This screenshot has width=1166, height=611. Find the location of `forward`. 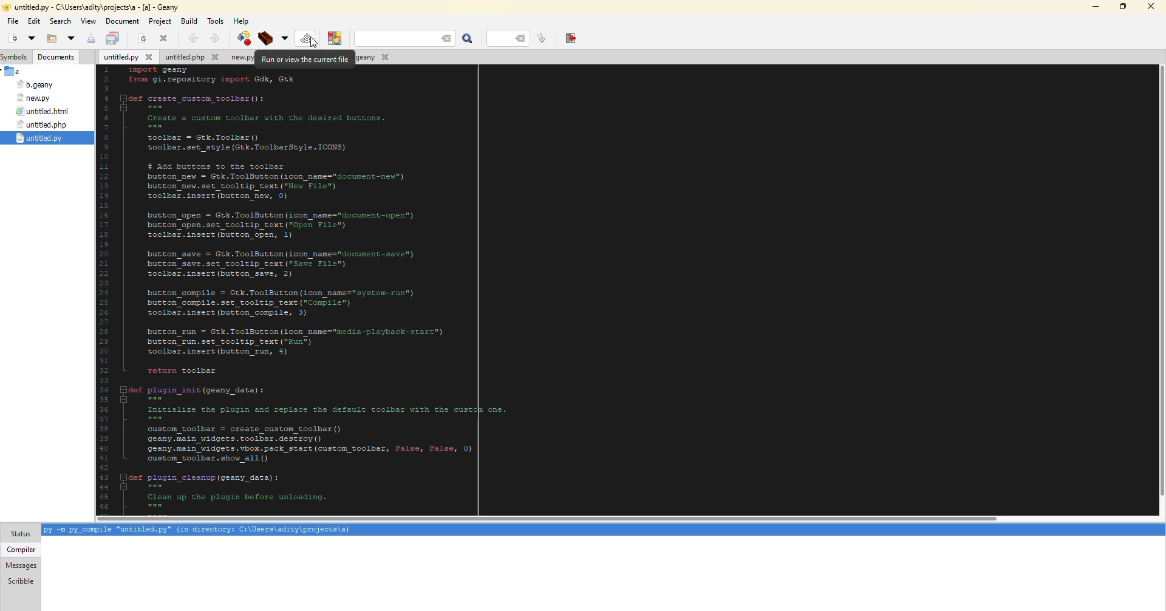

forward is located at coordinates (216, 37).